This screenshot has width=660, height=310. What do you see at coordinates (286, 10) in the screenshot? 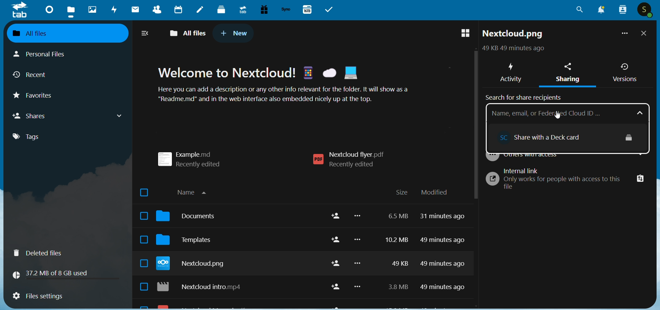
I see `synology` at bounding box center [286, 10].